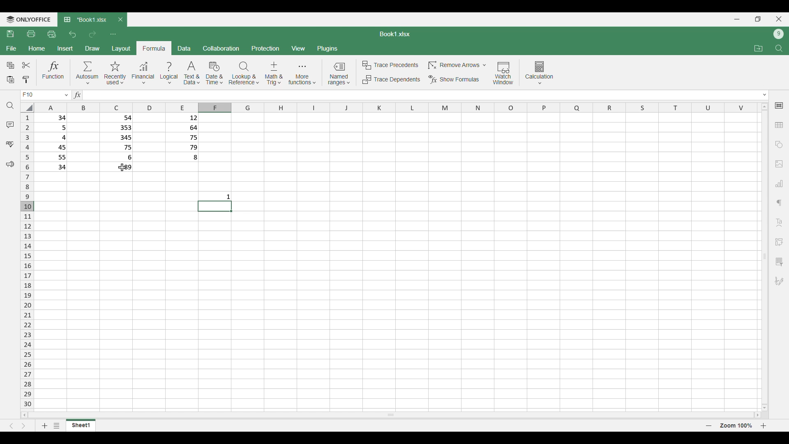 The image size is (789, 444). I want to click on Cell settings, so click(779, 106).